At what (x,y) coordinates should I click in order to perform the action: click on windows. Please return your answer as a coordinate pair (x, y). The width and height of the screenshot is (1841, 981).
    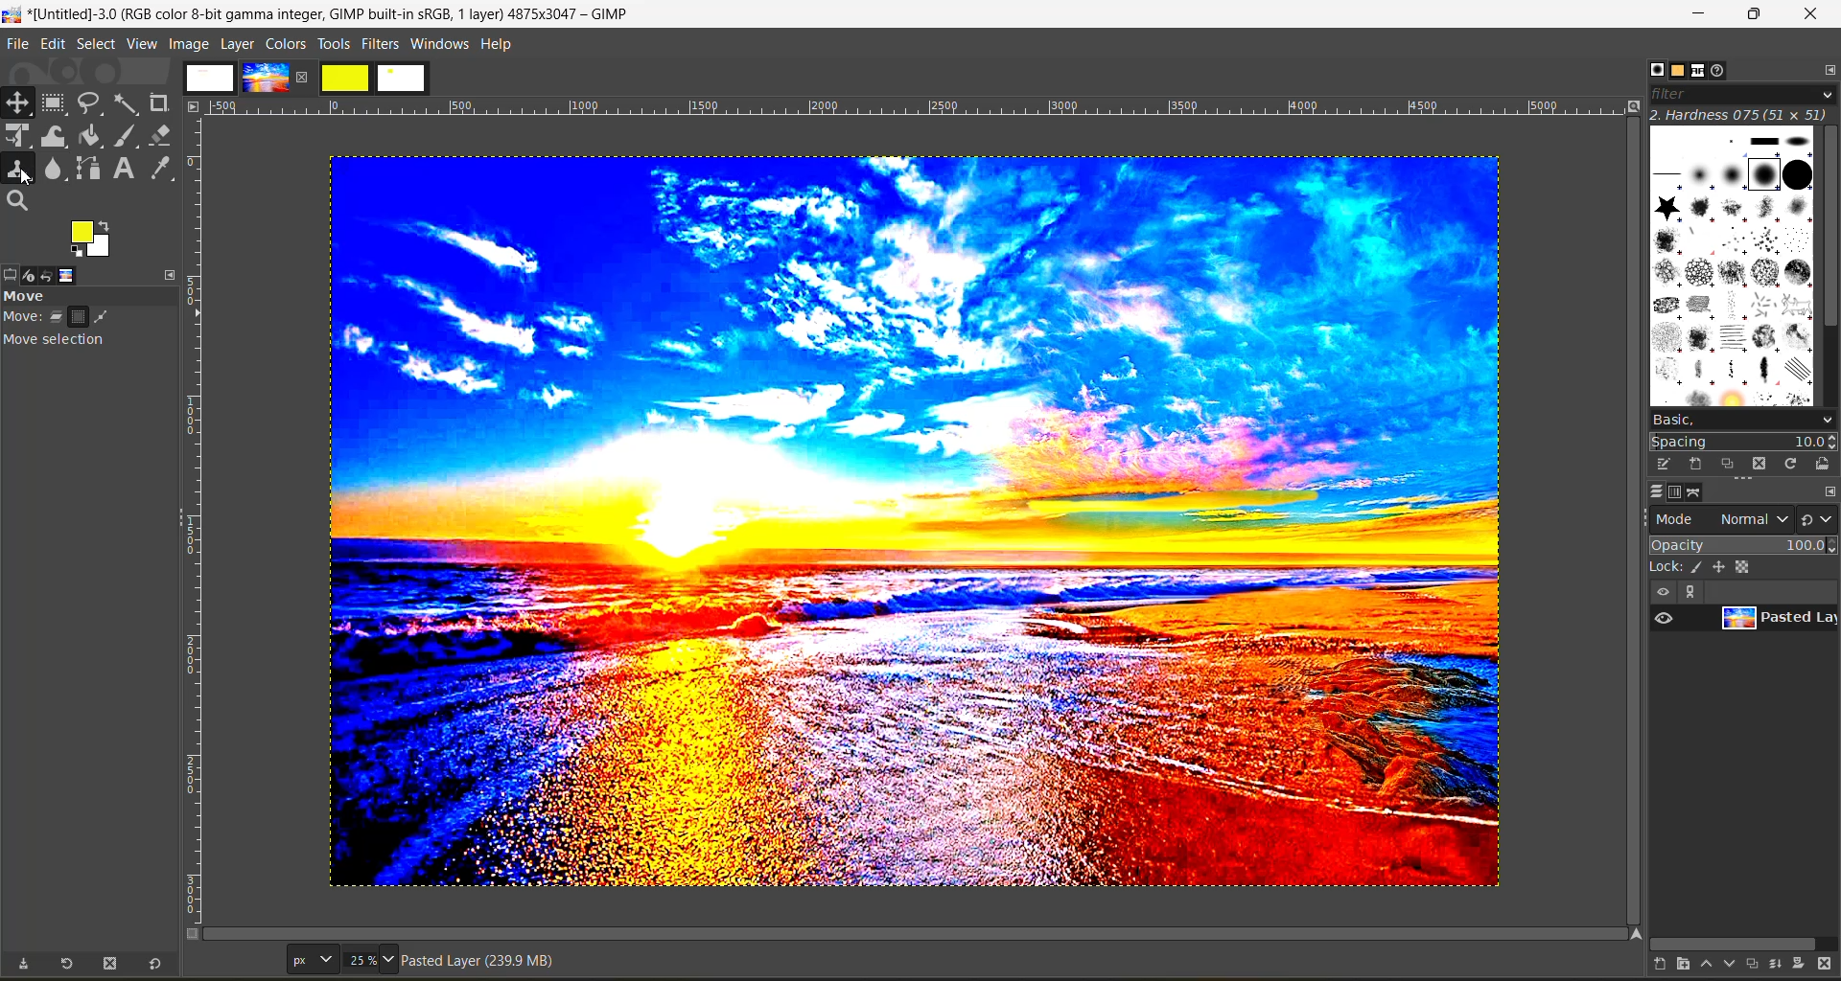
    Looking at the image, I should click on (441, 44).